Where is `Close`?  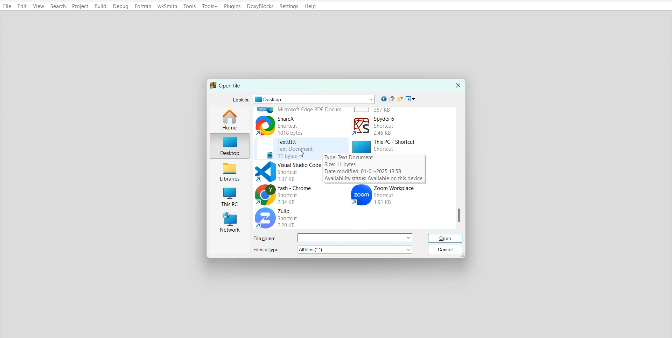
Close is located at coordinates (458, 84).